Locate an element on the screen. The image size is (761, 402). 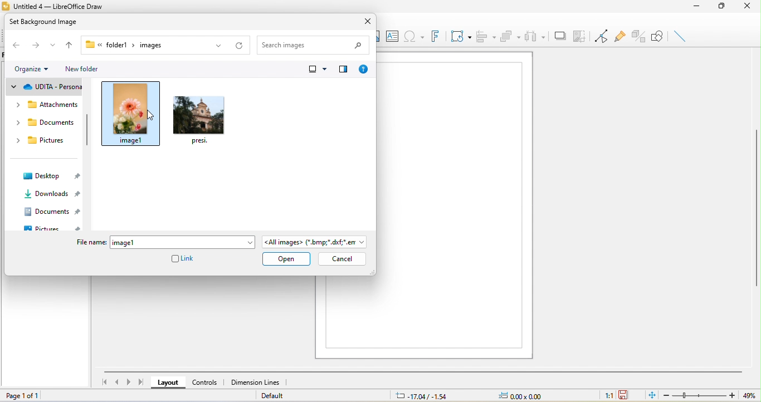
the document has not been modified since the last save is located at coordinates (630, 395).